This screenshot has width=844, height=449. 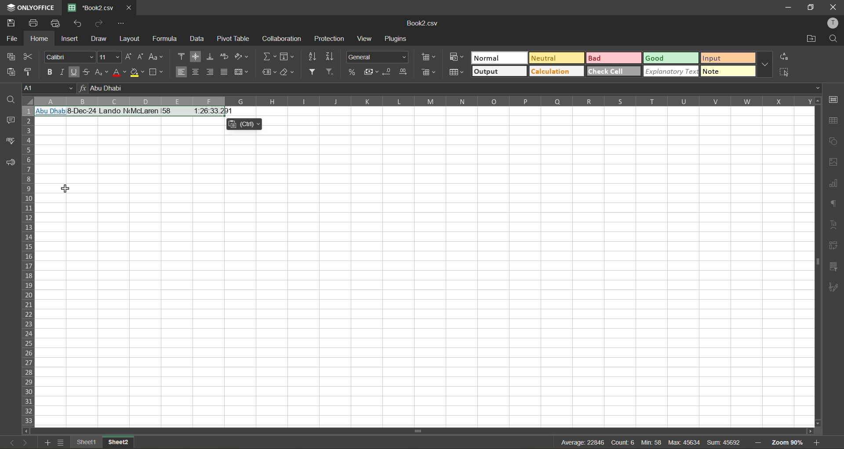 I want to click on profile, so click(x=833, y=24).